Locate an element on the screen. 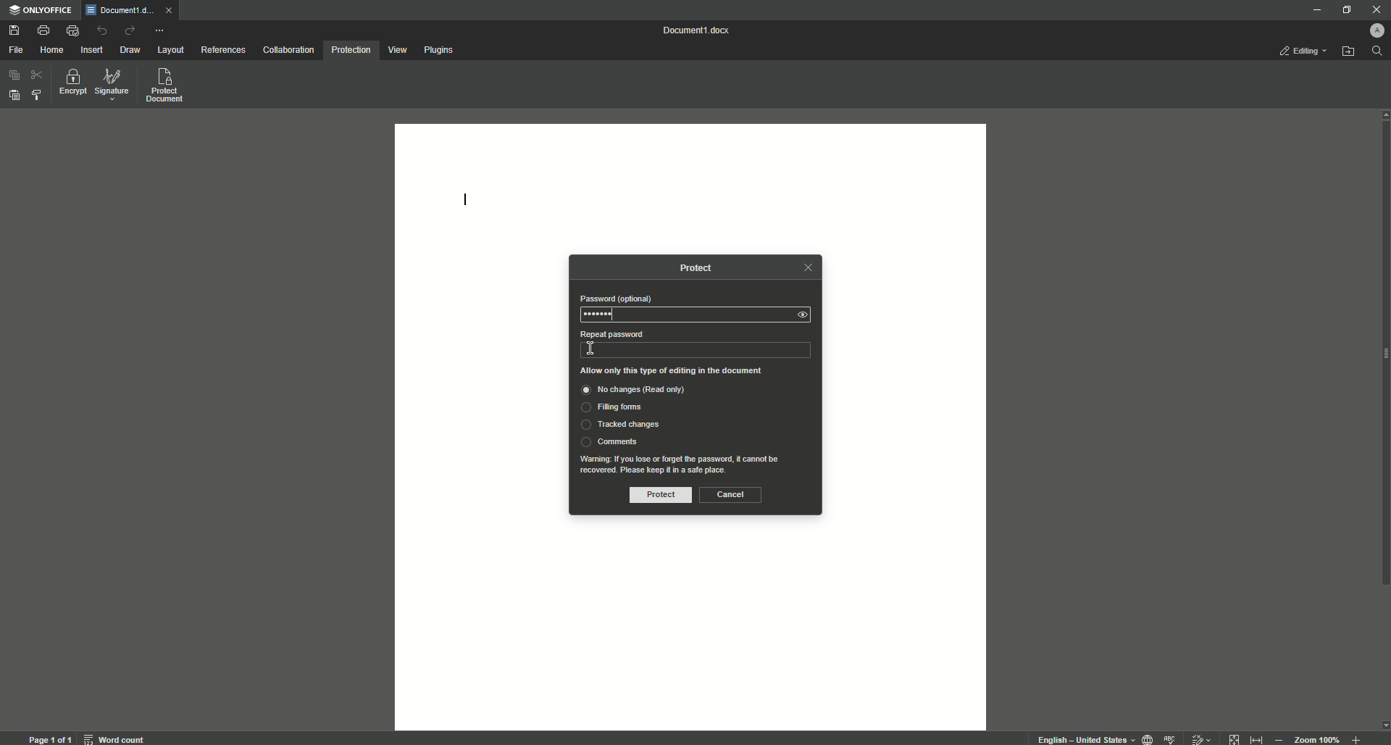 The width and height of the screenshot is (1391, 745). ONLYOFFICE is located at coordinates (42, 12).